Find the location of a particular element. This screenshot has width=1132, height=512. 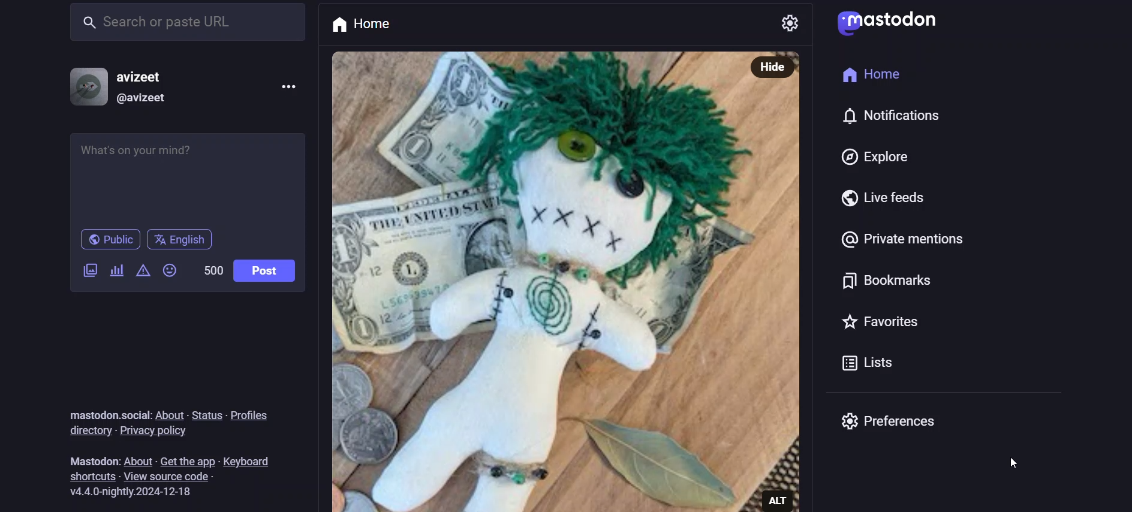

Search or paste URL is located at coordinates (189, 21).